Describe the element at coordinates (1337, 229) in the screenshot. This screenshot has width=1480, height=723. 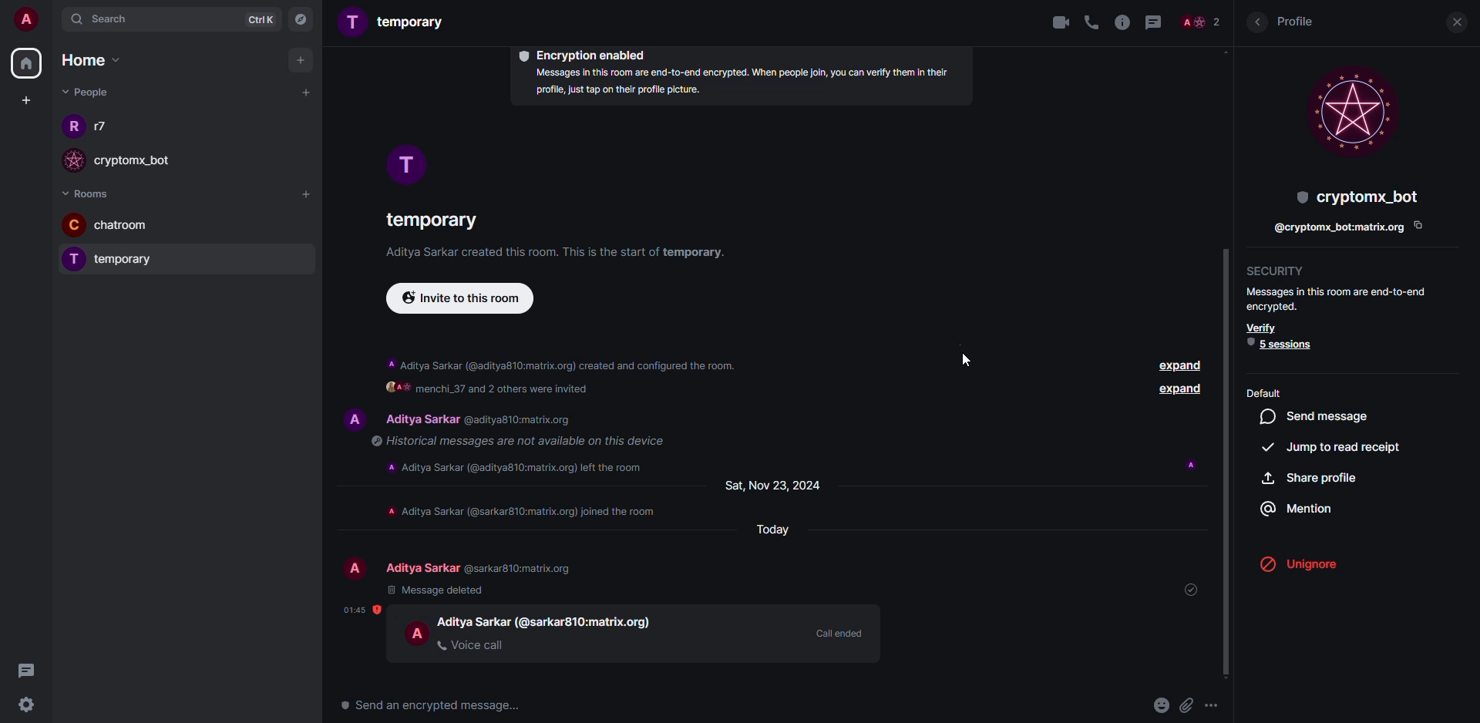
I see `id` at that location.